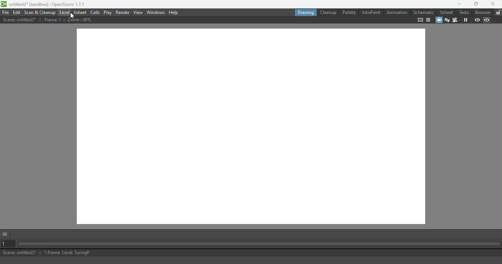 The height and width of the screenshot is (264, 502). I want to click on Camera view, so click(456, 20).